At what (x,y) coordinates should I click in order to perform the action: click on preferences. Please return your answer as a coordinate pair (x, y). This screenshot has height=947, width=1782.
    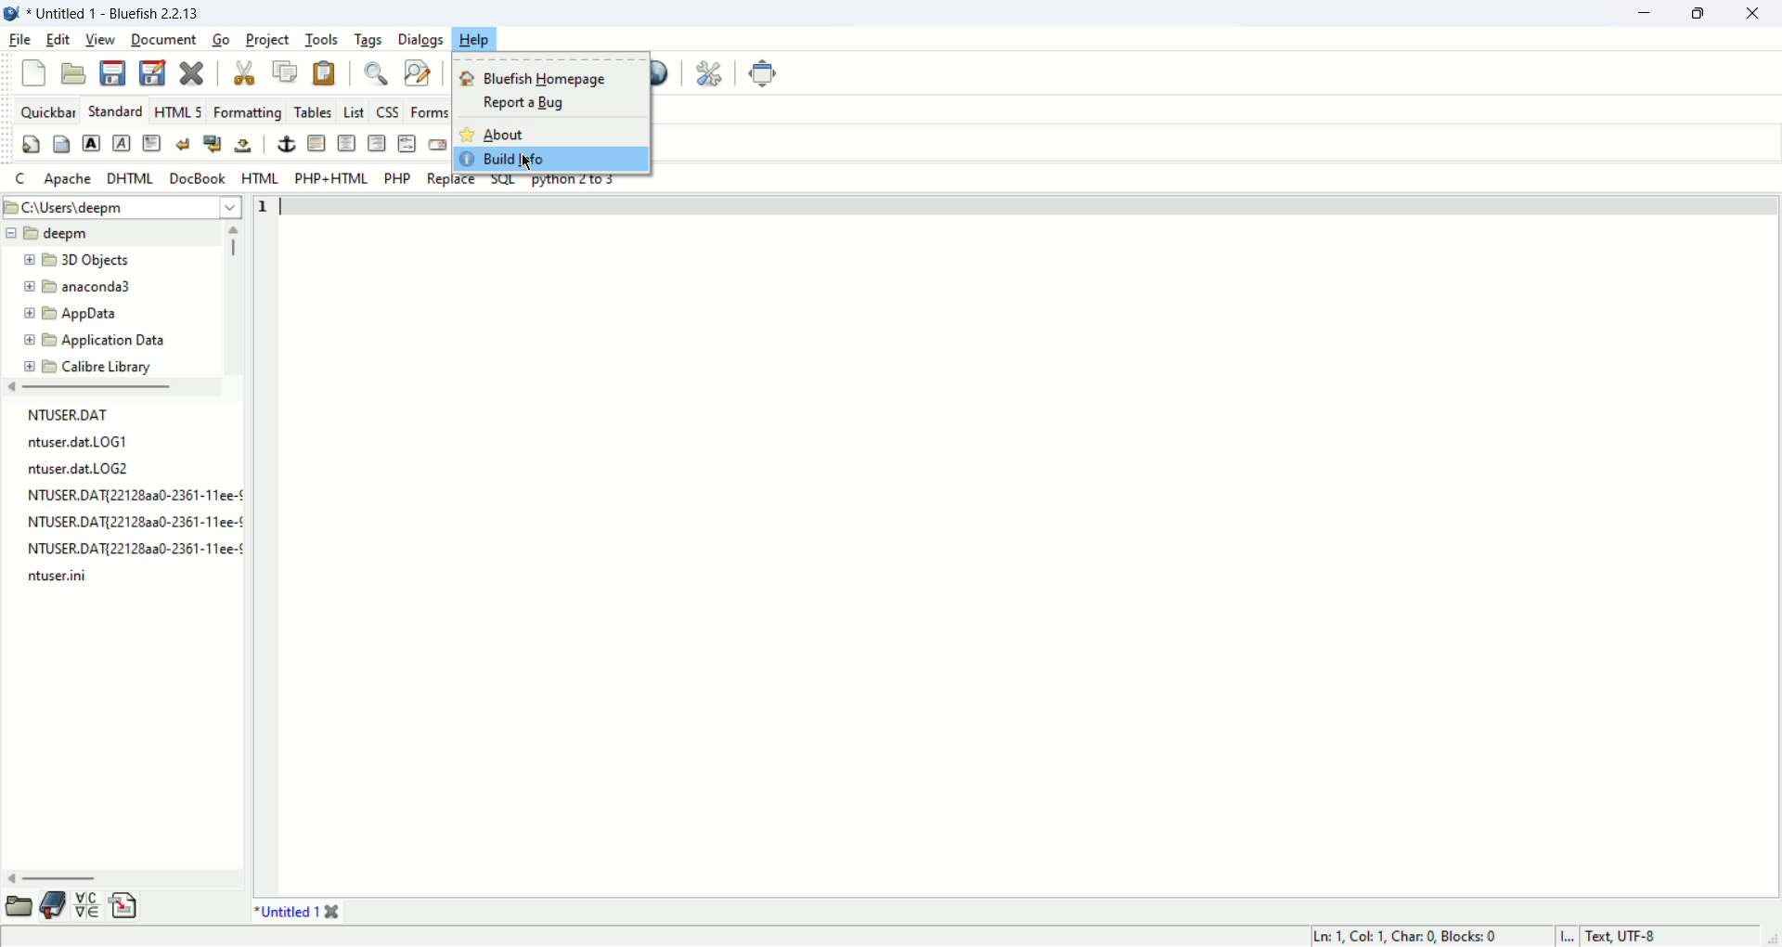
    Looking at the image, I should click on (711, 73).